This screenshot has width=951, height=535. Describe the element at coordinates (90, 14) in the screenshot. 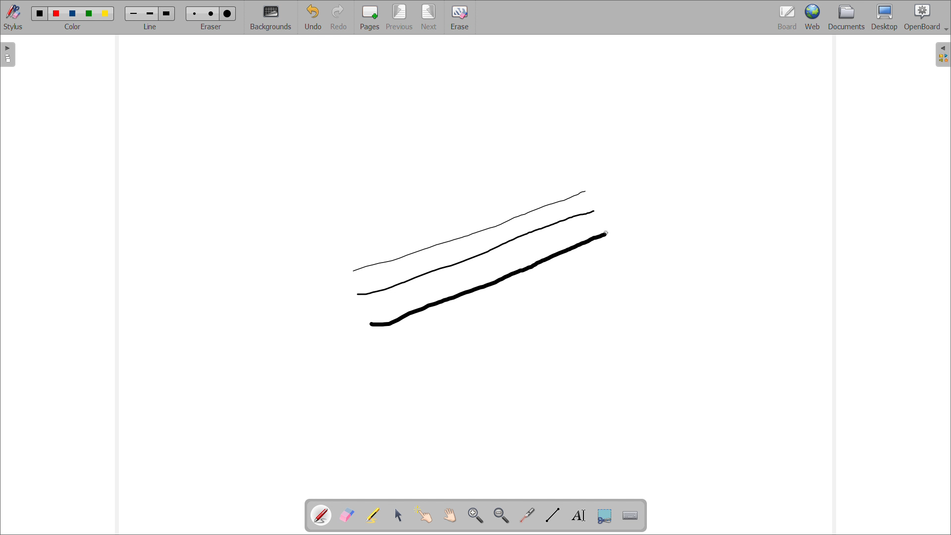

I see `color` at that location.